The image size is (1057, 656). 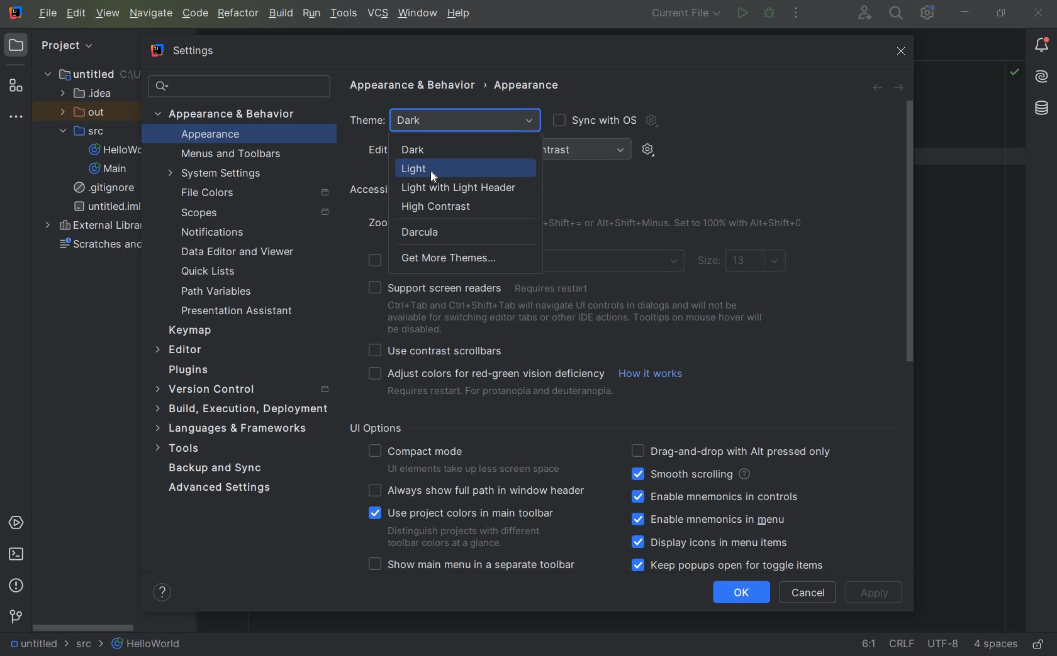 I want to click on SRC, so click(x=91, y=645).